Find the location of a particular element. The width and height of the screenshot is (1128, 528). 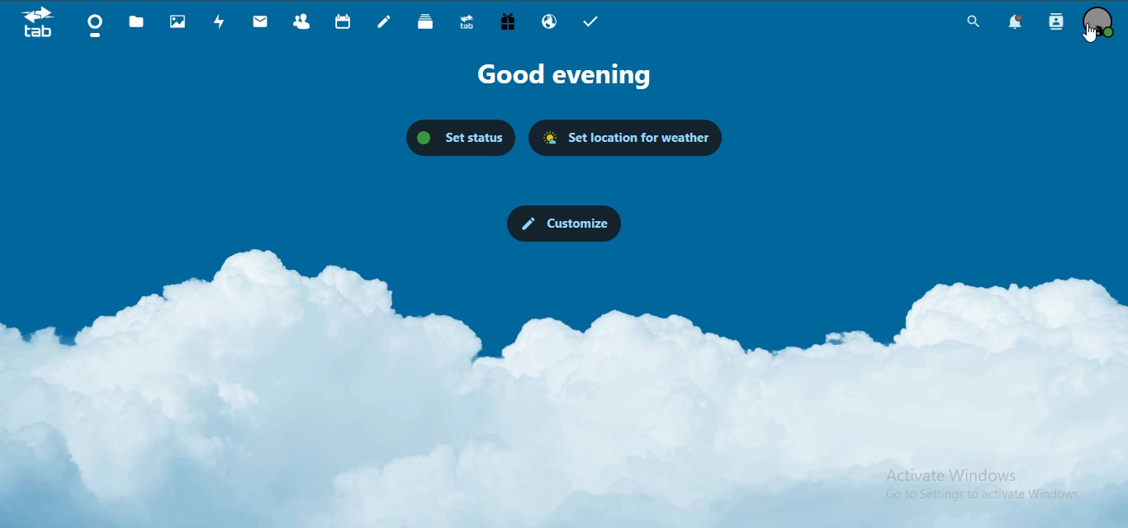

activity is located at coordinates (222, 21).